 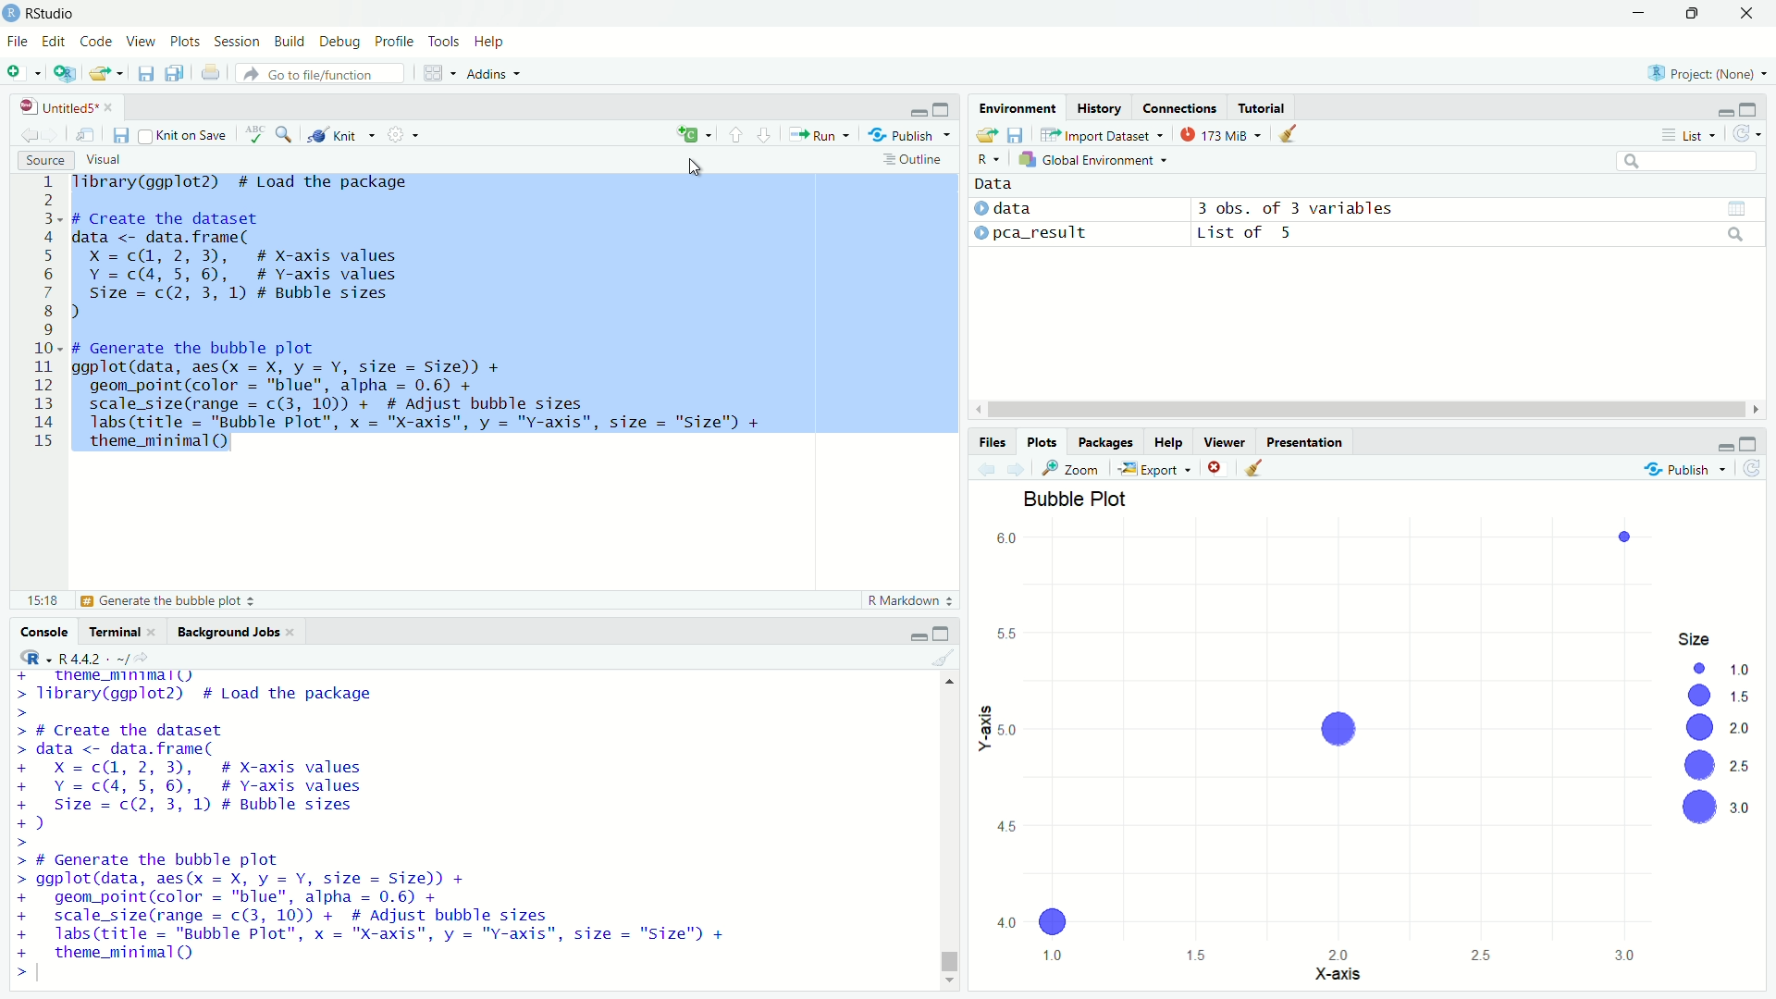 What do you see at coordinates (1726, 442) in the screenshot?
I see `minimize` at bounding box center [1726, 442].